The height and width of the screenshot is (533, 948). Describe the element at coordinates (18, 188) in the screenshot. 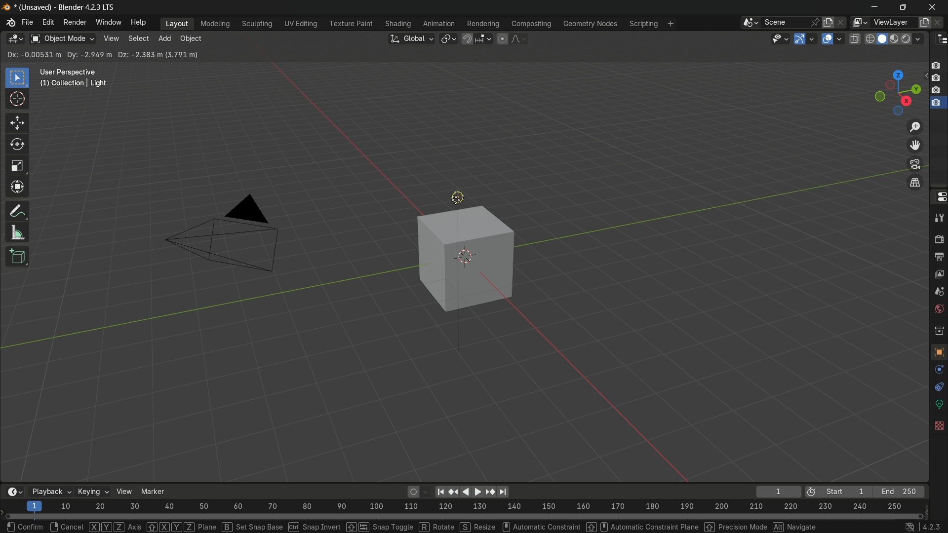

I see `transform` at that location.